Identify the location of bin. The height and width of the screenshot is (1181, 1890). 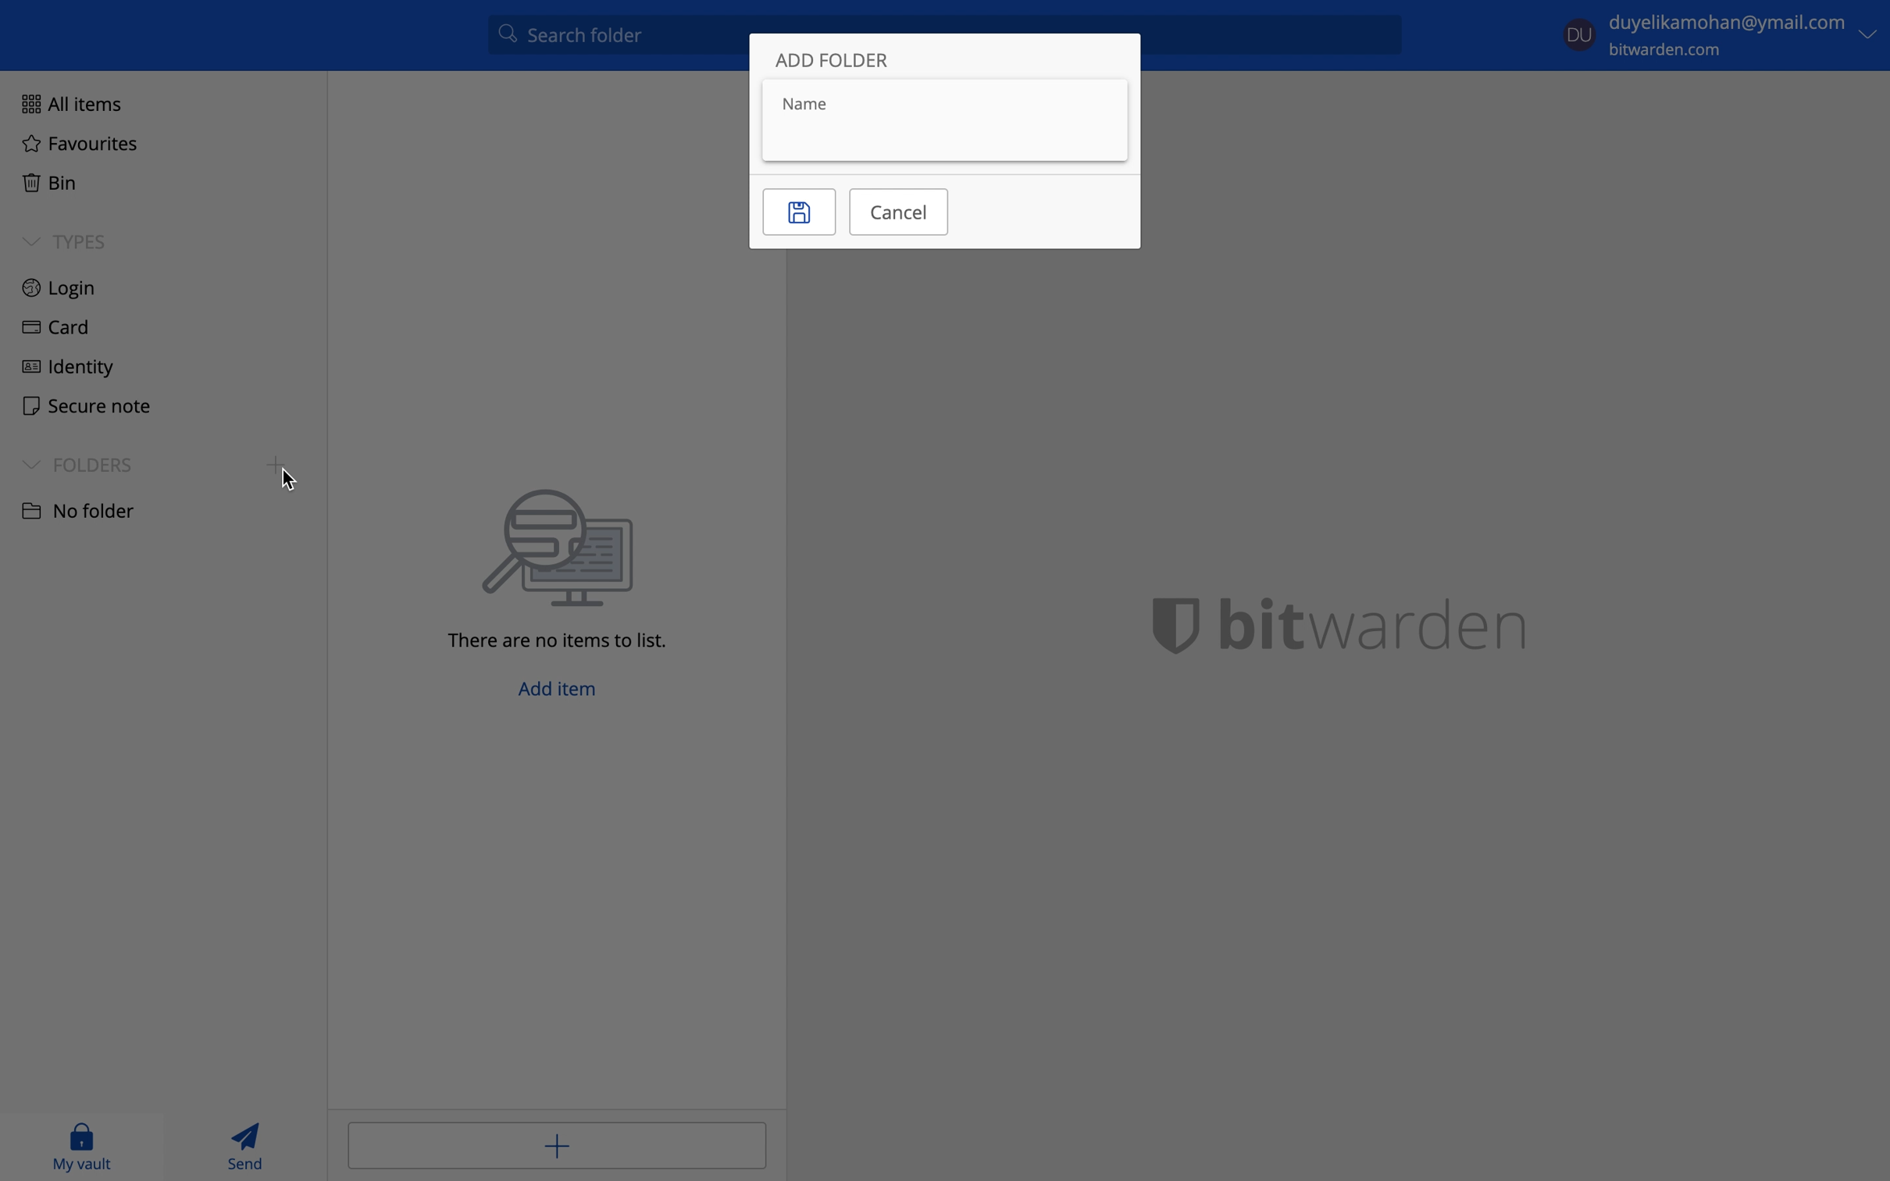
(45, 180).